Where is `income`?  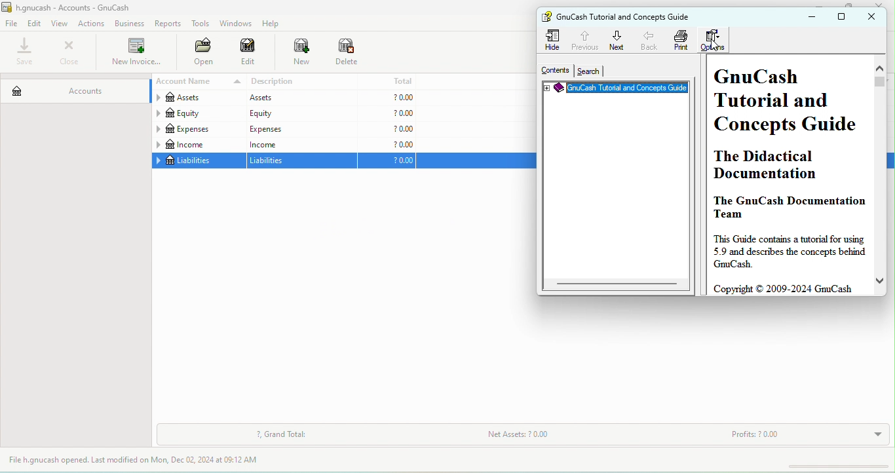 income is located at coordinates (198, 145).